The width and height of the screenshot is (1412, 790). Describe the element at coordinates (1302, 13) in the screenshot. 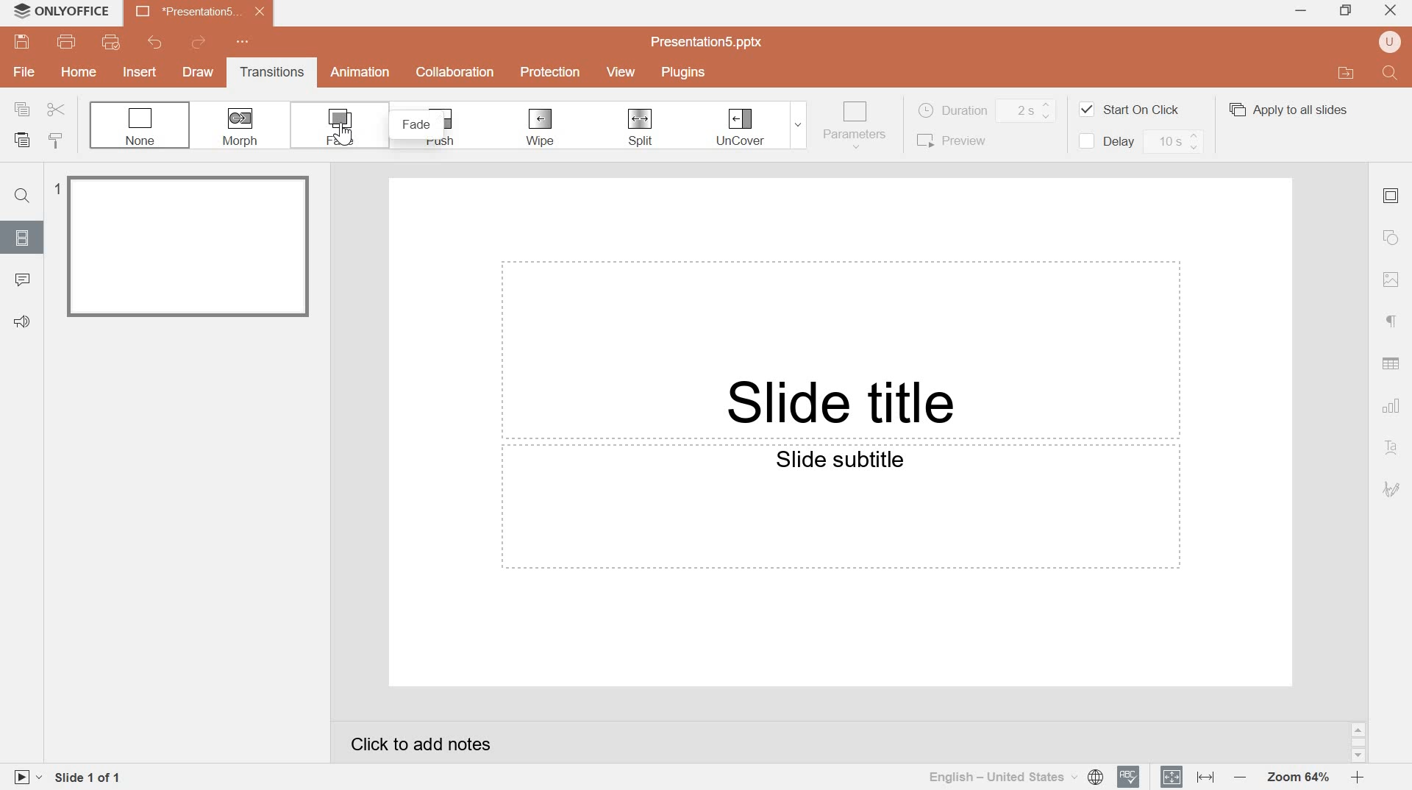

I see `MINIMIZE` at that location.